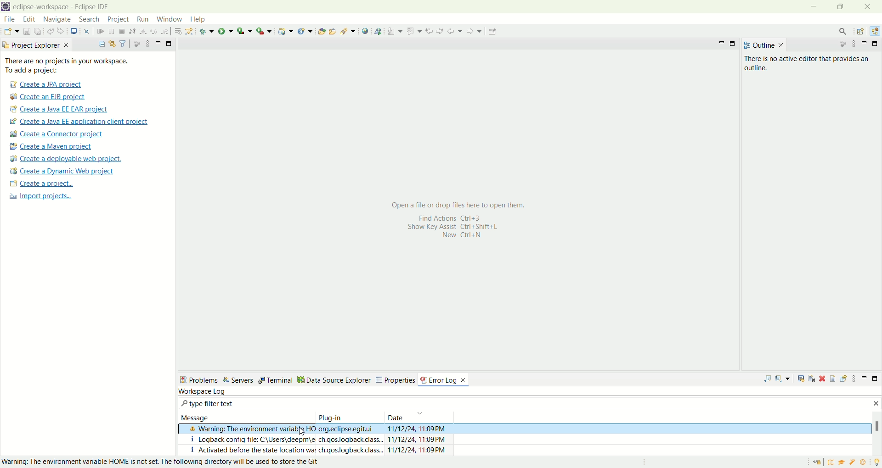  I want to click on create a project, so click(40, 184).